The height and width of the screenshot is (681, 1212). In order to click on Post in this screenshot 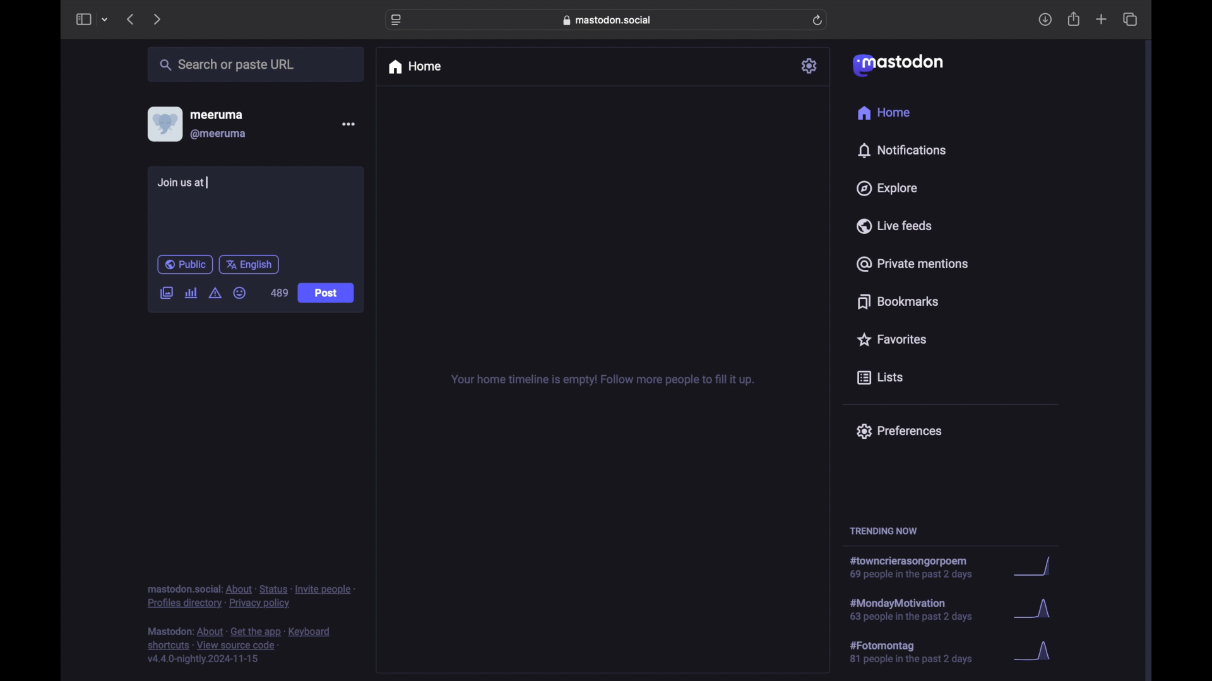, I will do `click(328, 294)`.